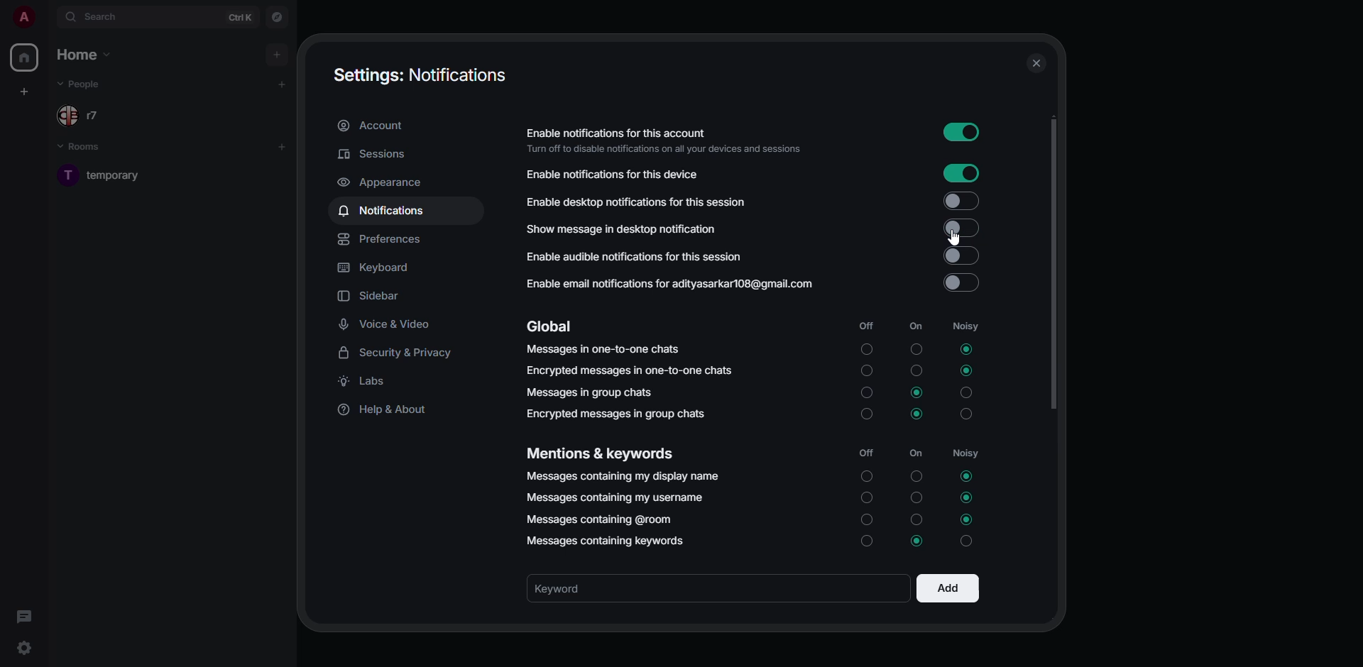  I want to click on encrypted messages in one on one chats, so click(633, 371).